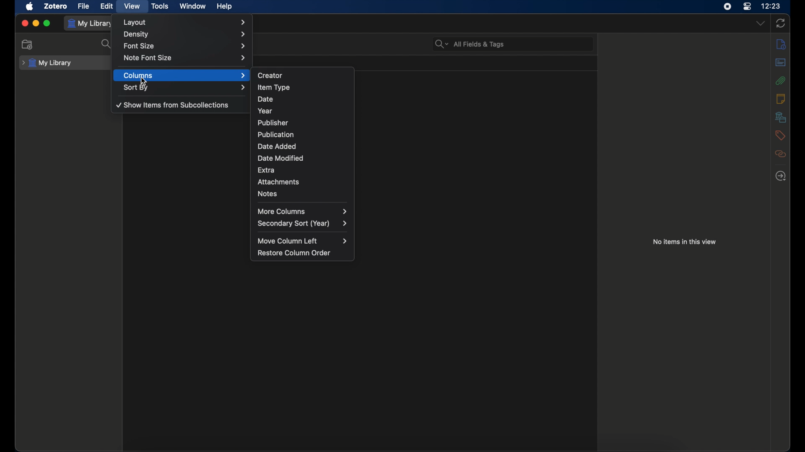 The image size is (805, 452). I want to click on cursor, so click(144, 82).